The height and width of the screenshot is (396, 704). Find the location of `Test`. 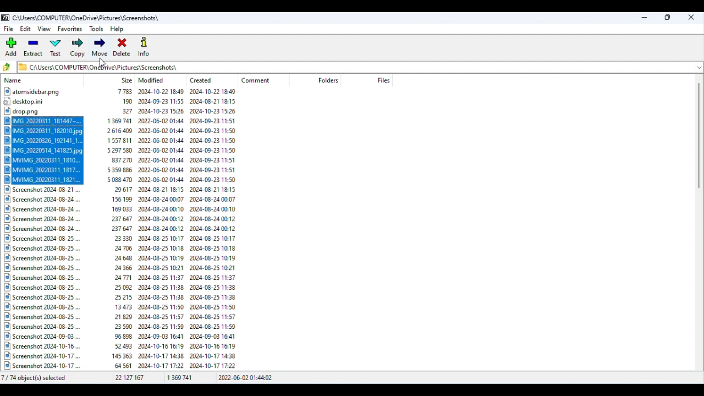

Test is located at coordinates (58, 49).